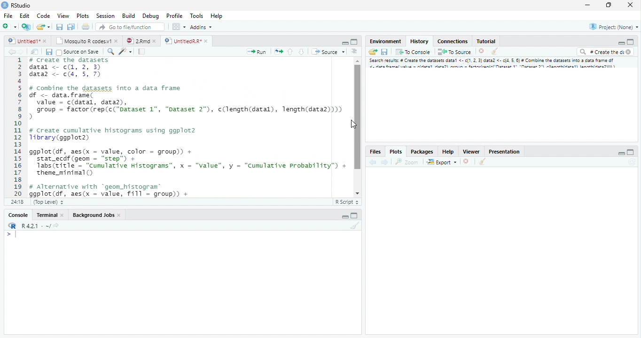 Image resolution: width=641 pixels, height=338 pixels. Describe the element at coordinates (356, 216) in the screenshot. I see `Maximize` at that location.